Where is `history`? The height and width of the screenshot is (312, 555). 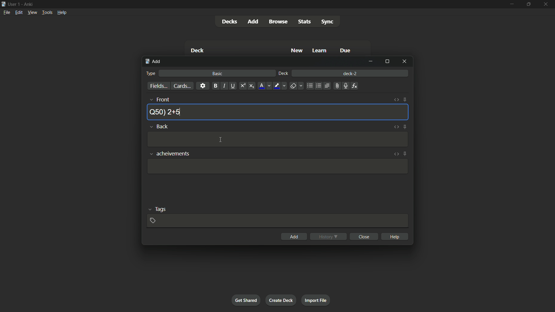
history is located at coordinates (328, 237).